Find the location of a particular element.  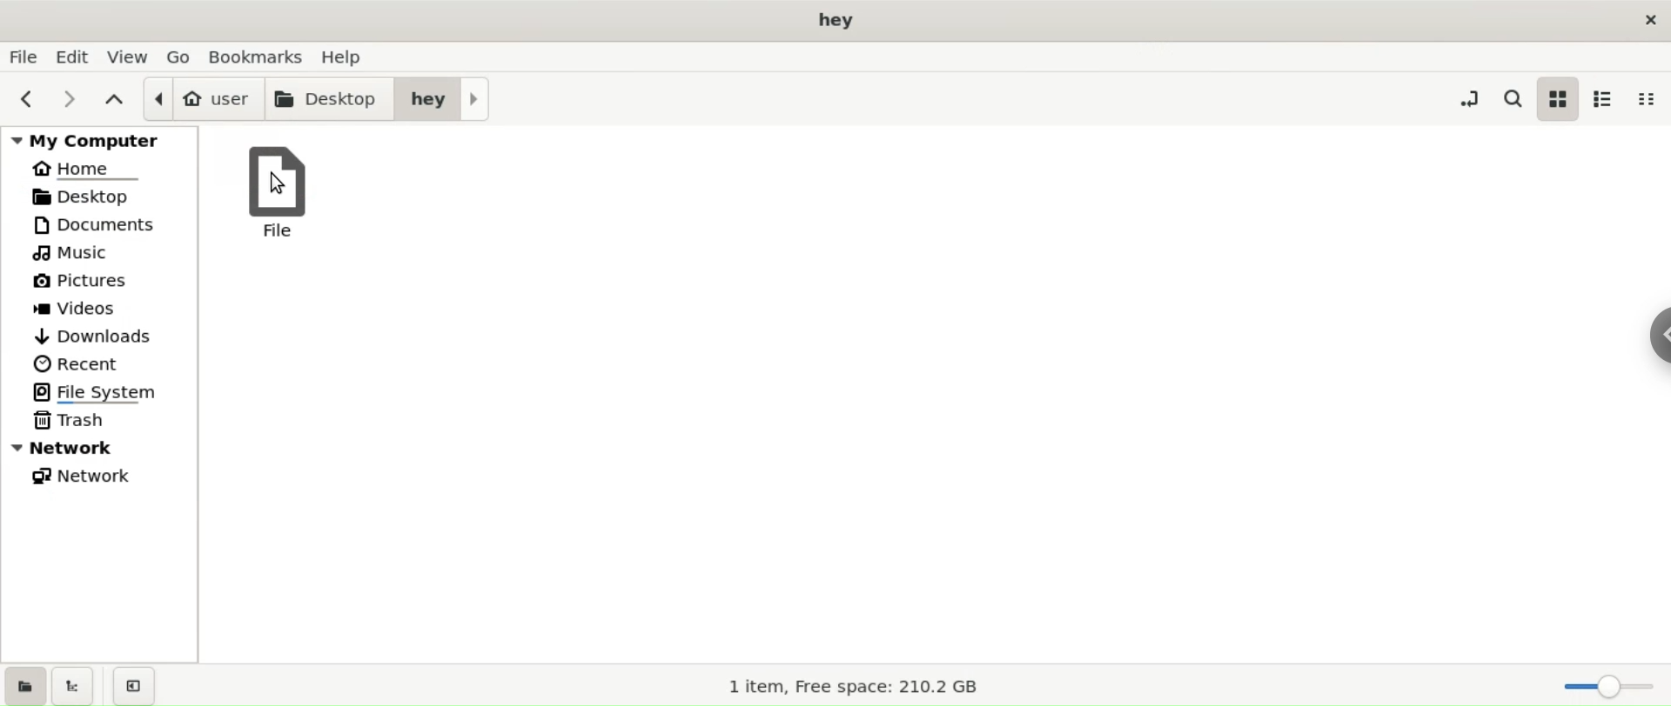

1 item, Free space: 210.2 GB is located at coordinates (842, 685).